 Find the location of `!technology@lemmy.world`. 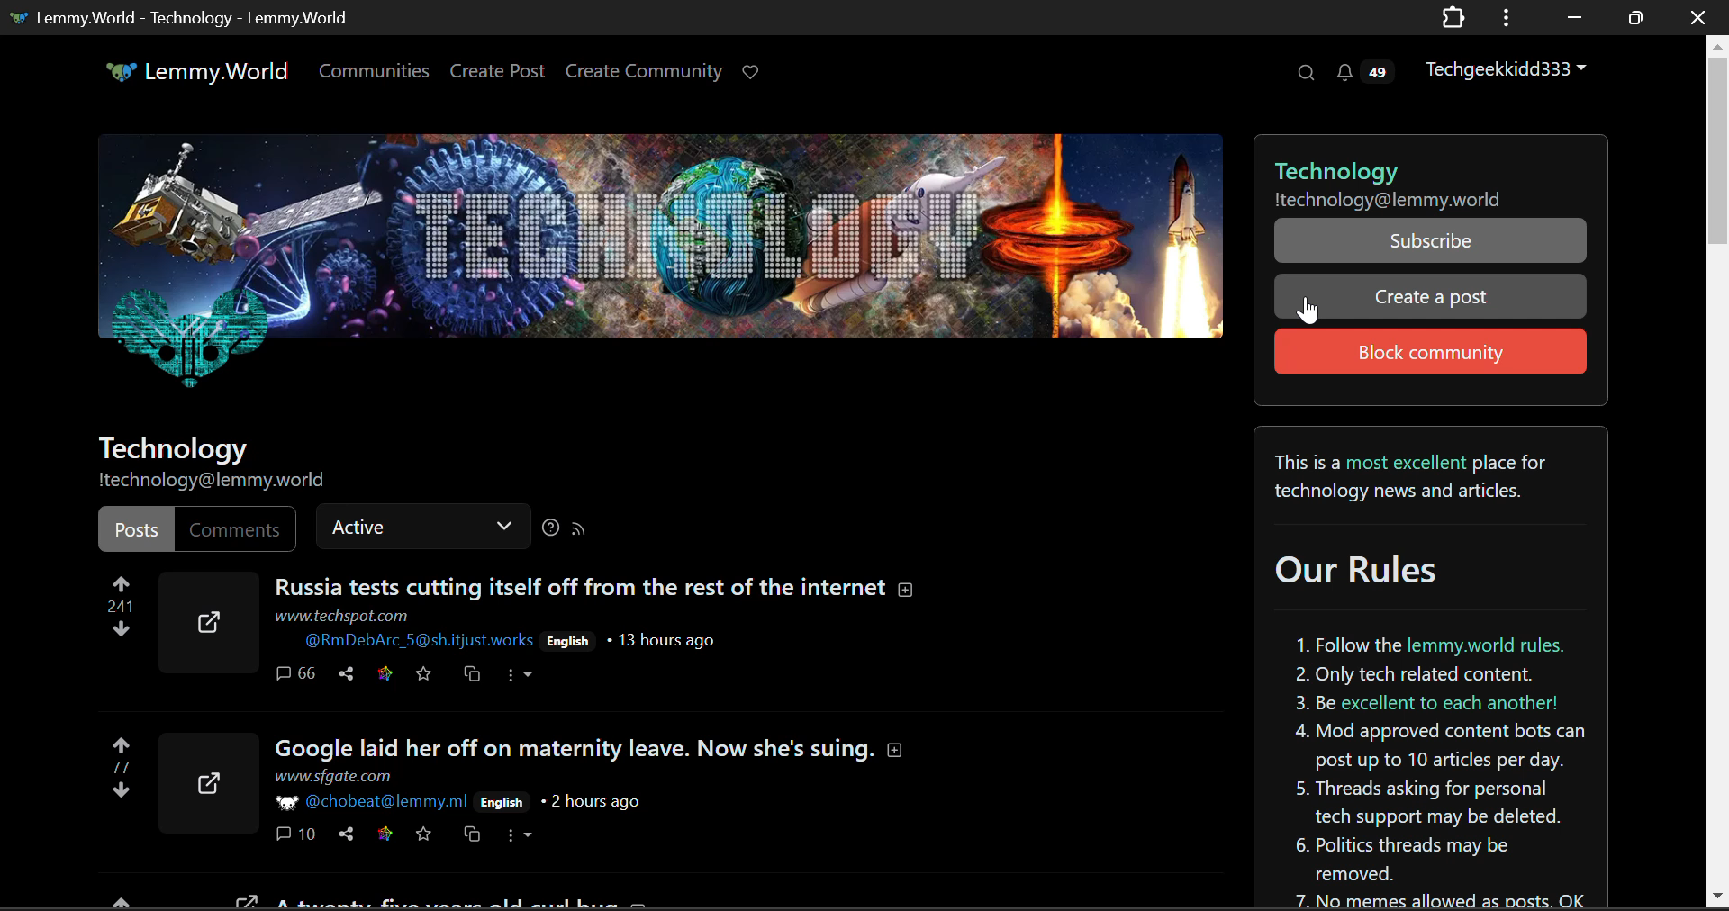

!technology@lemmy.world is located at coordinates (217, 483).